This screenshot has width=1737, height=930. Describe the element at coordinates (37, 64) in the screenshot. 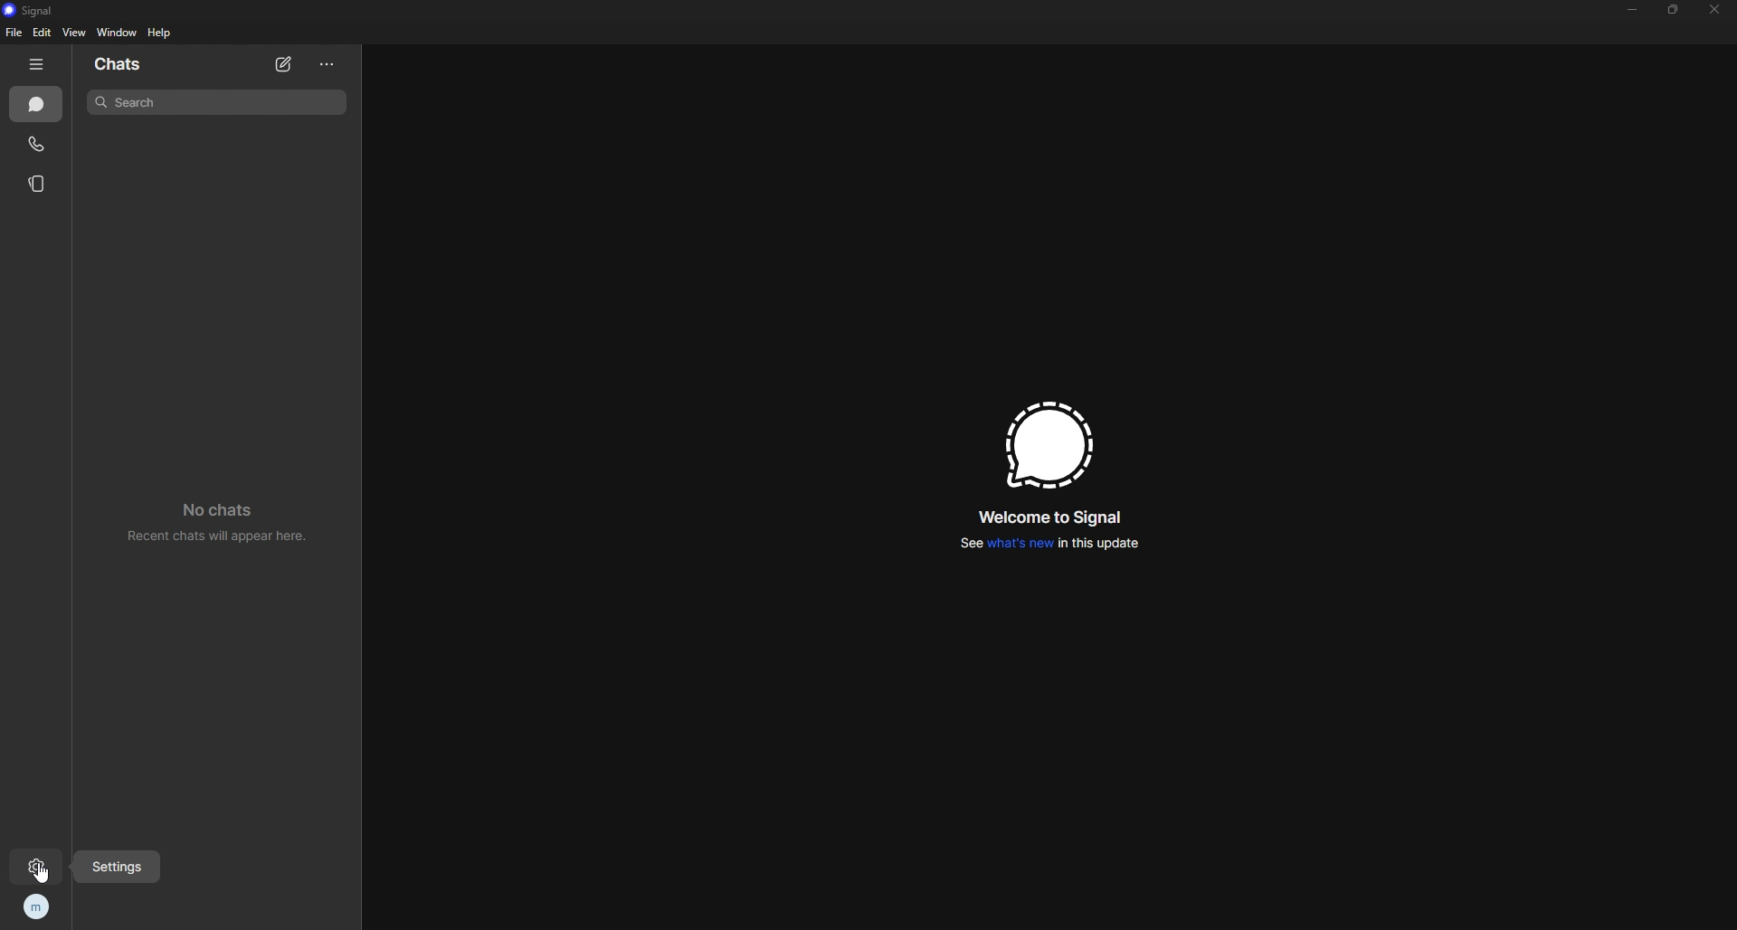

I see `hide tab` at that location.